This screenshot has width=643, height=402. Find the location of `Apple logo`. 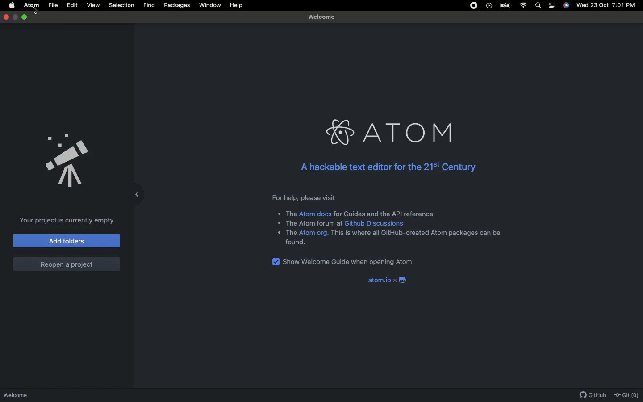

Apple logo is located at coordinates (9, 5).